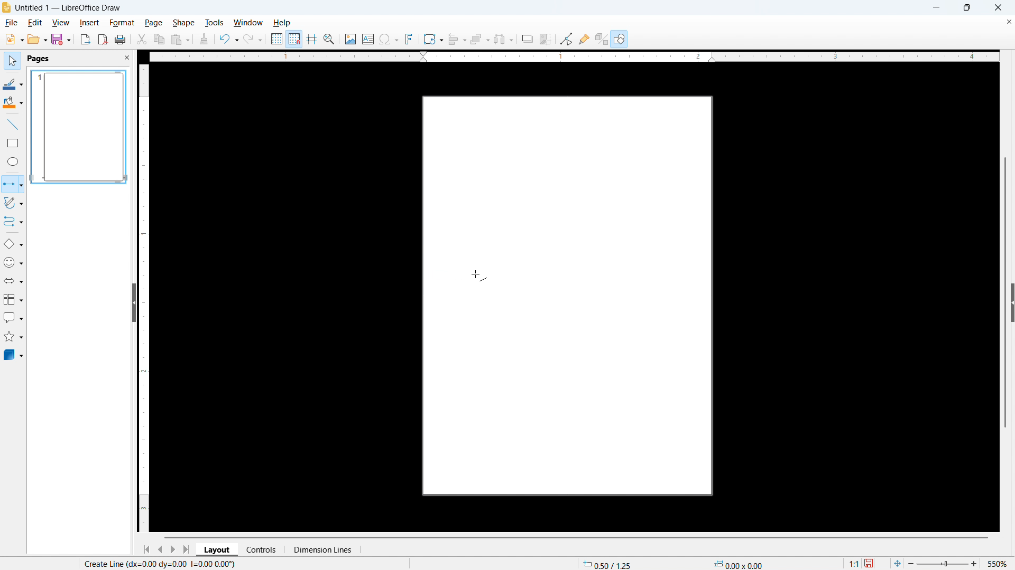  I want to click on Basic shapes , so click(13, 244).